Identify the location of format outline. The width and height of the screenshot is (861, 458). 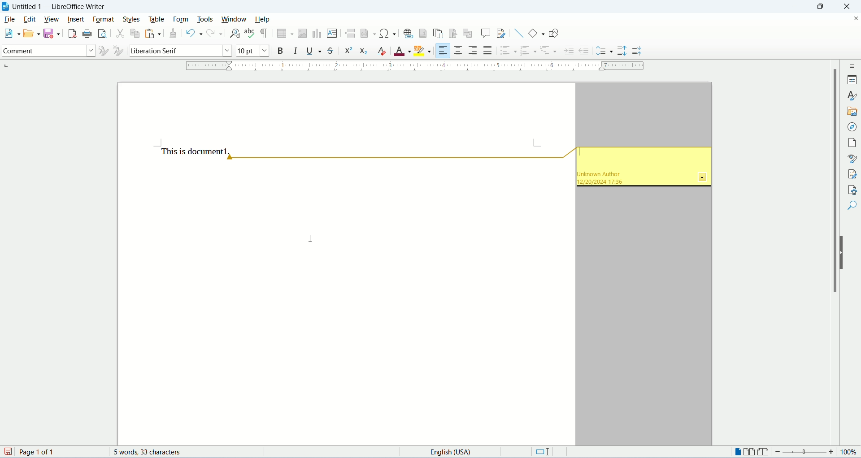
(548, 49).